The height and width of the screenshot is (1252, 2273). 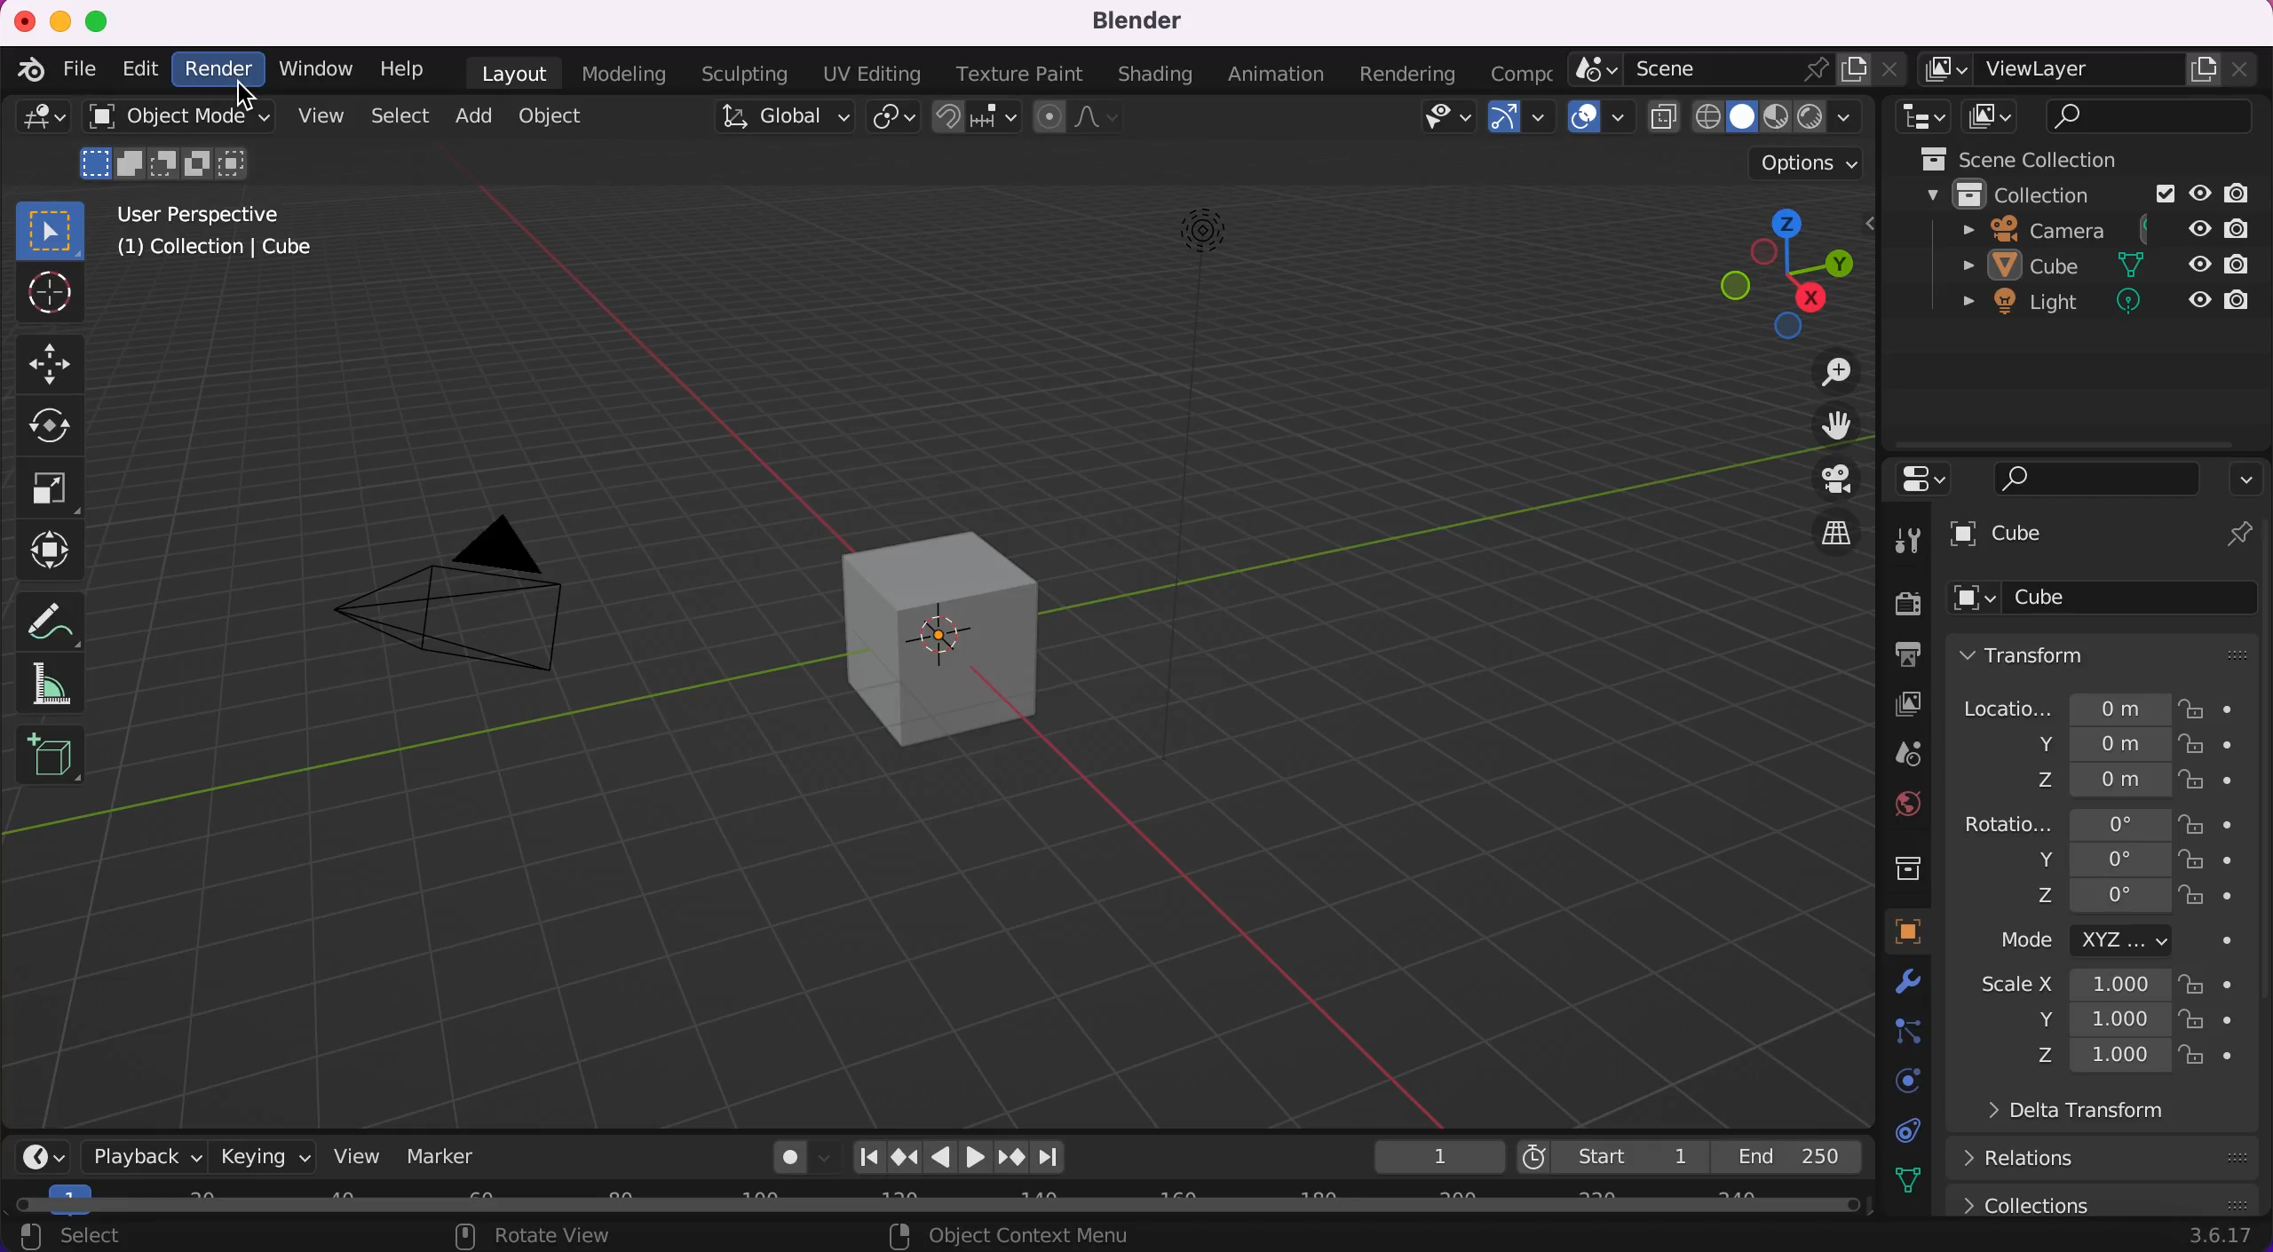 I want to click on z 0m, so click(x=2055, y=782).